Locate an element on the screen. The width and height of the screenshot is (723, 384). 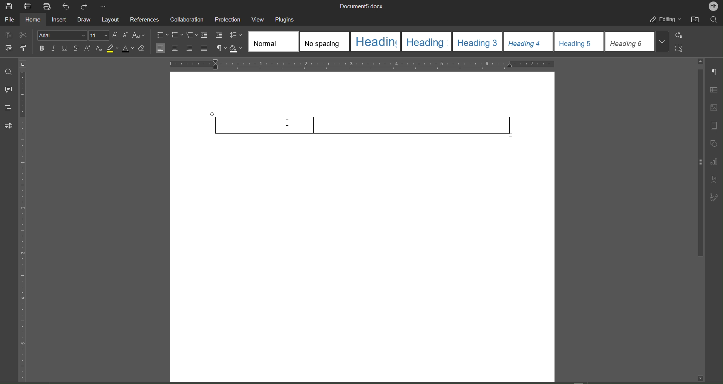
Signature is located at coordinates (715, 196).